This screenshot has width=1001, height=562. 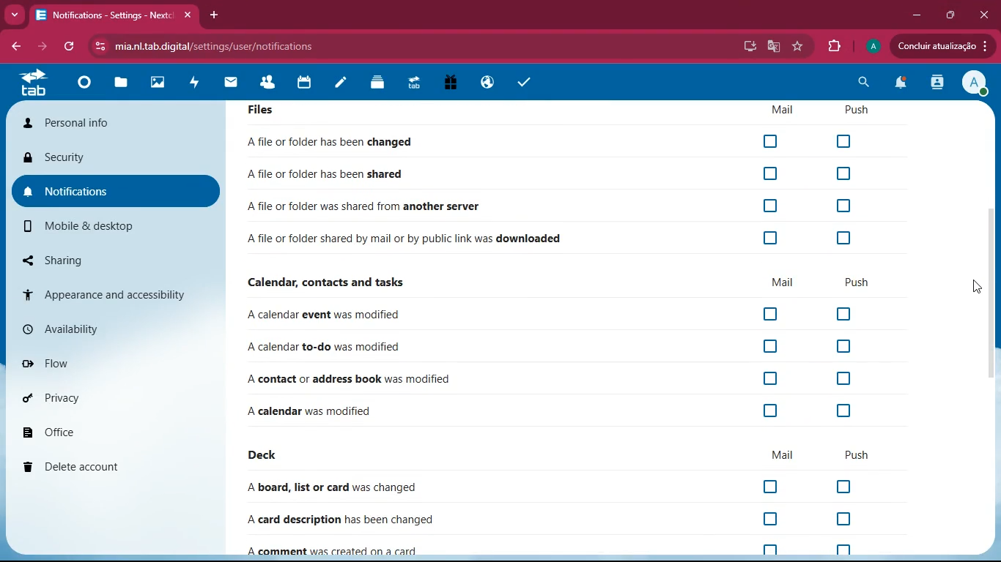 What do you see at coordinates (994, 294) in the screenshot?
I see `scroll bar` at bounding box center [994, 294].